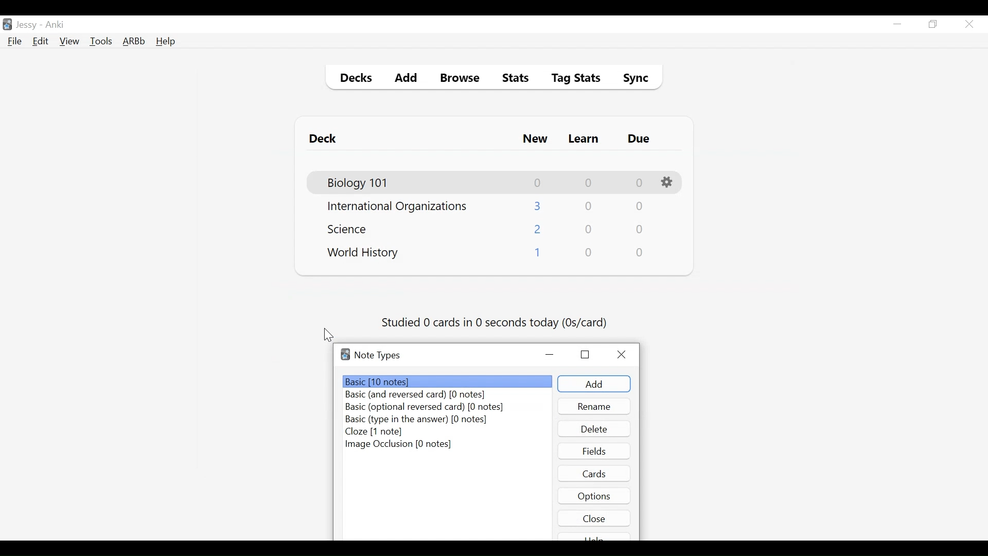  What do you see at coordinates (329, 335) in the screenshot?
I see `Cursor` at bounding box center [329, 335].